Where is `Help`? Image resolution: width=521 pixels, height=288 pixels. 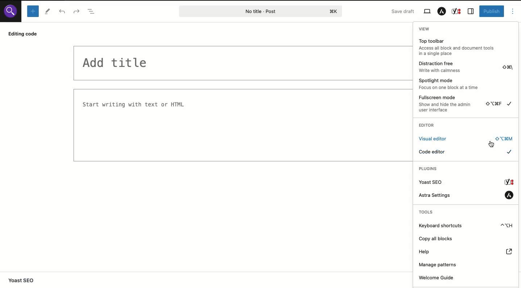 Help is located at coordinates (466, 252).